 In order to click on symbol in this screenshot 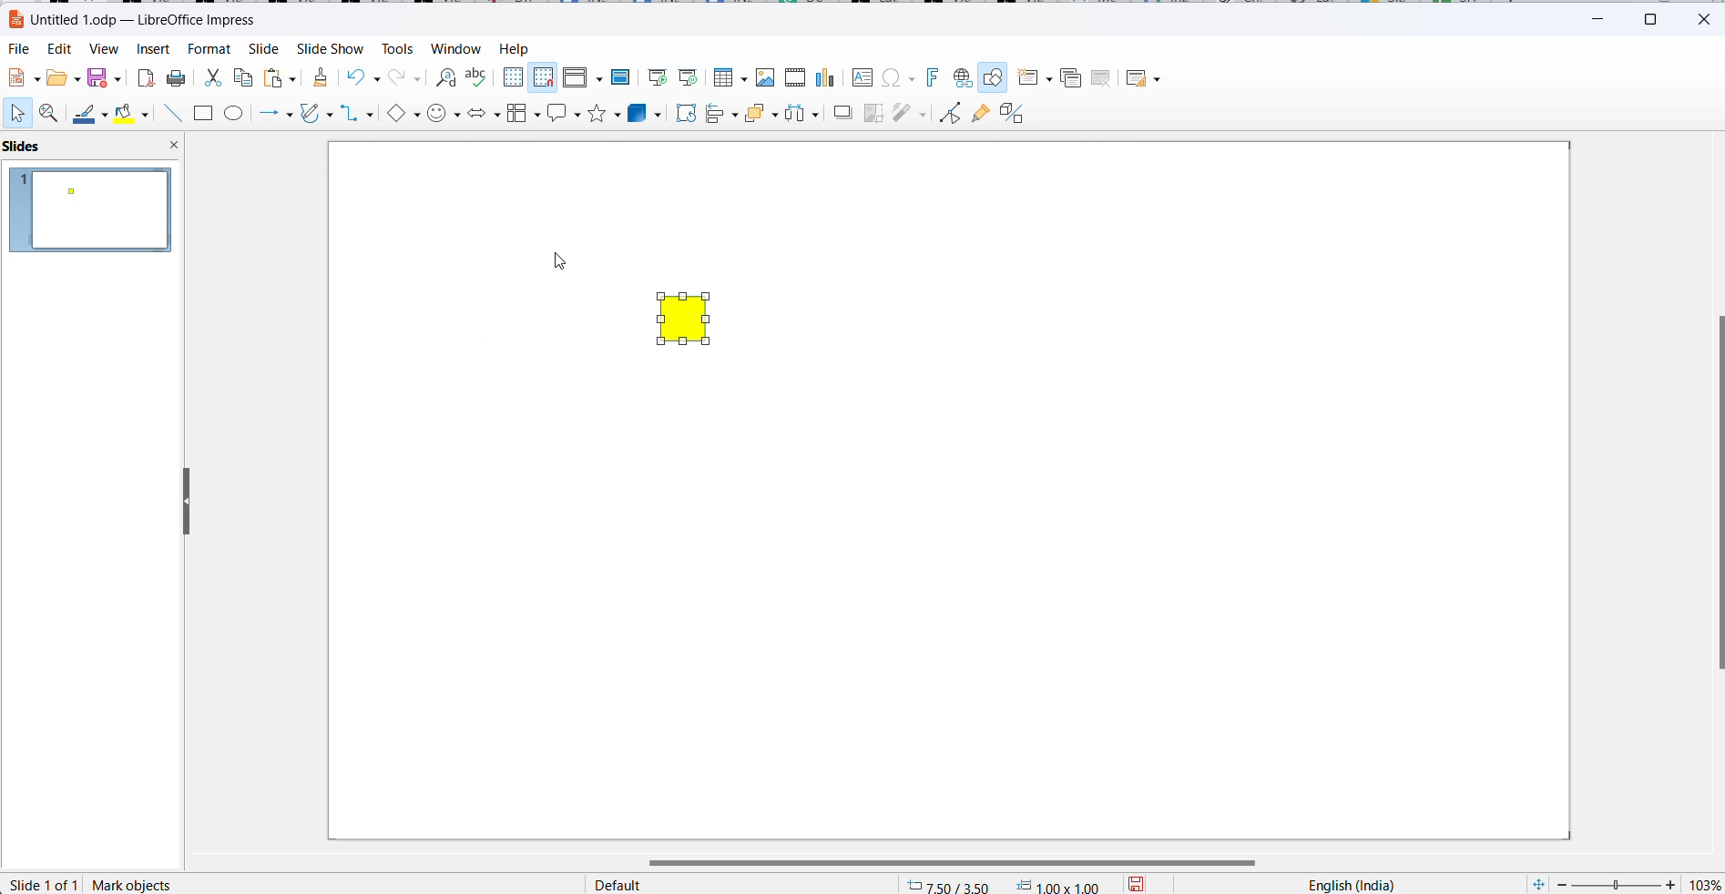, I will do `click(444, 115)`.